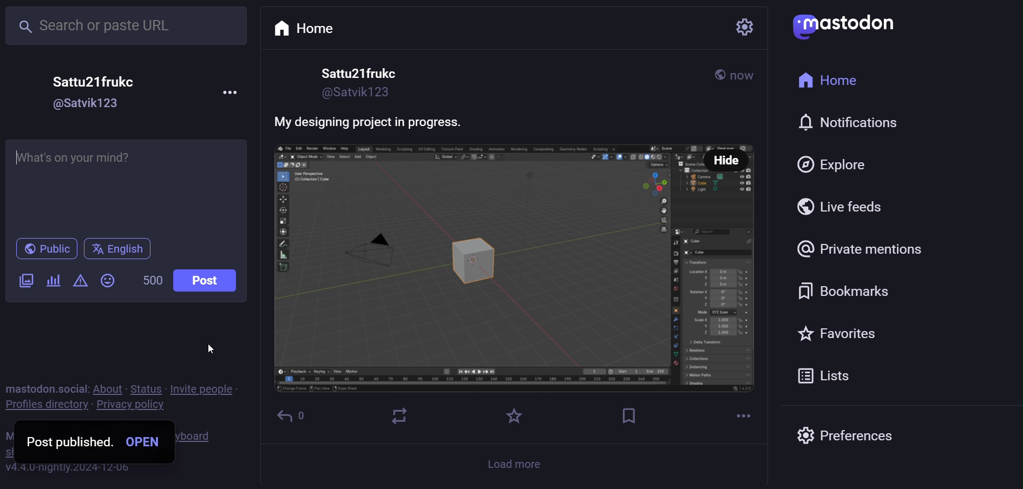 The height and width of the screenshot is (489, 1023). Describe the element at coordinates (849, 82) in the screenshot. I see `home` at that location.